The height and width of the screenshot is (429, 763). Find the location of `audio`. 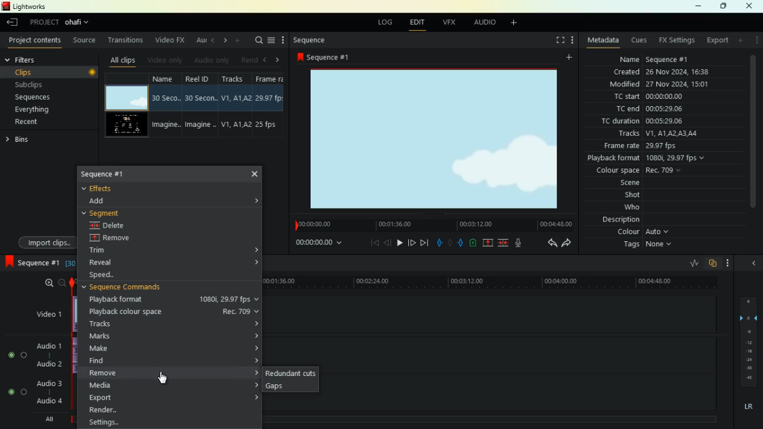

audio is located at coordinates (482, 22).